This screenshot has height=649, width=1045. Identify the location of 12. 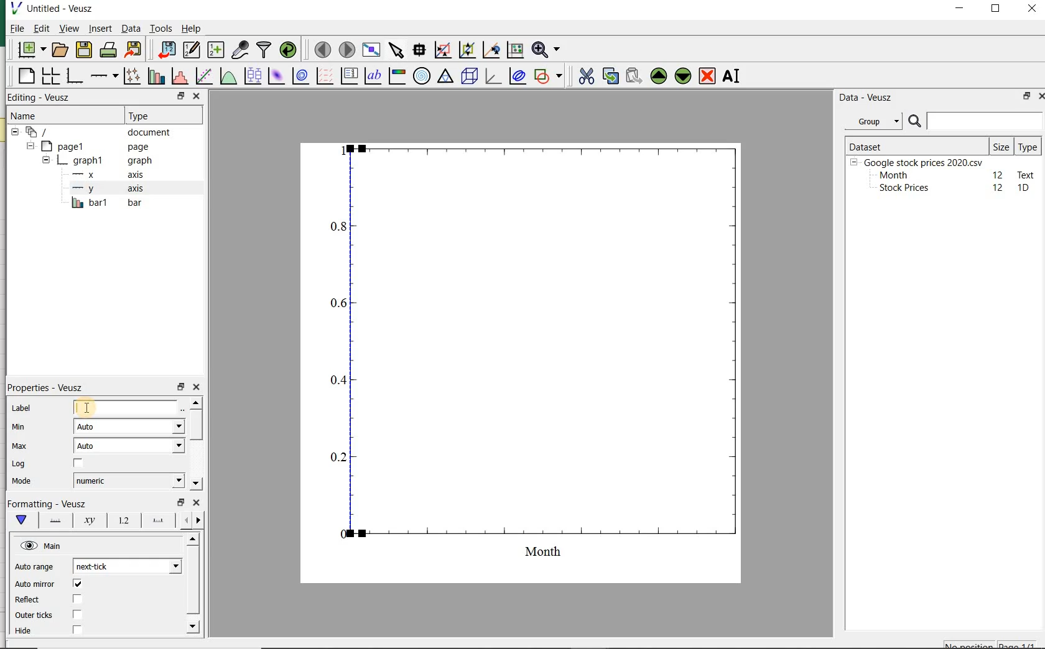
(998, 174).